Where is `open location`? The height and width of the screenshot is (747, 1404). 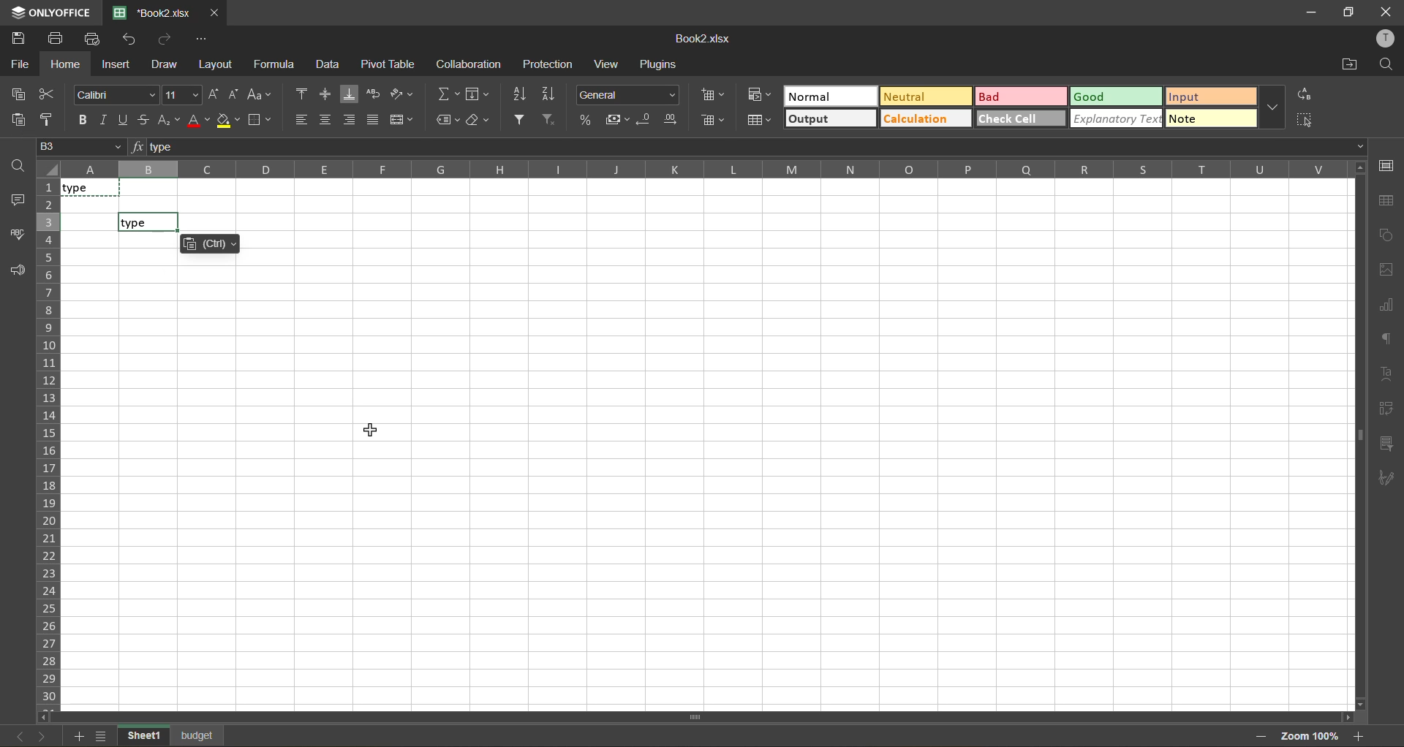 open location is located at coordinates (1346, 67).